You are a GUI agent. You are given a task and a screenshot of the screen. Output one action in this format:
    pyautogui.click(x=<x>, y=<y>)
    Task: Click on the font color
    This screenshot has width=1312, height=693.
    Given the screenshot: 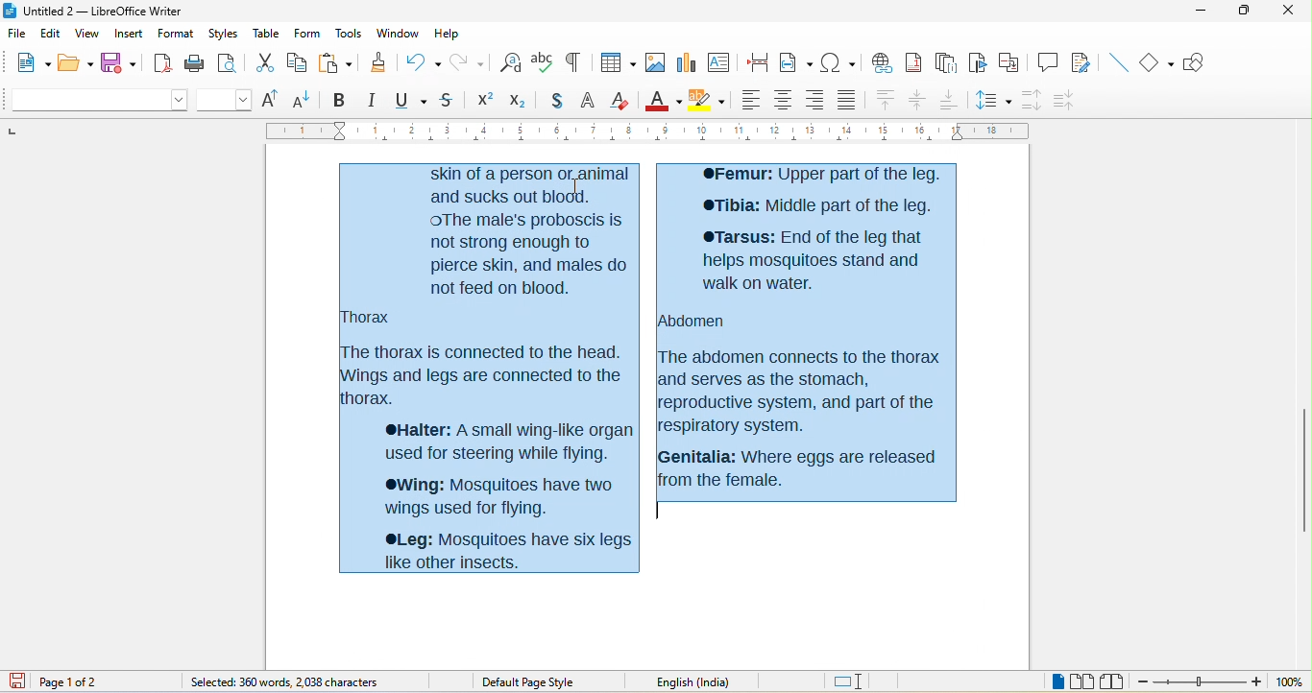 What is the action you would take?
    pyautogui.click(x=662, y=98)
    